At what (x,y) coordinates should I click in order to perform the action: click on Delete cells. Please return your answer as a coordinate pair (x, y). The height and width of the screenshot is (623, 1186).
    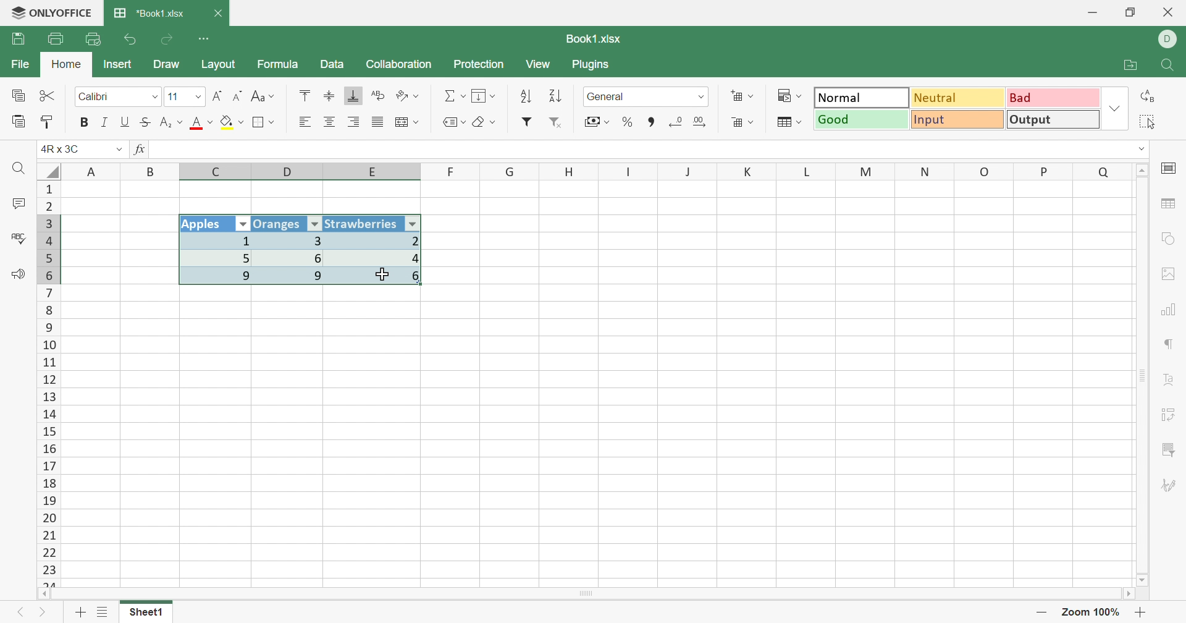
    Looking at the image, I should click on (741, 124).